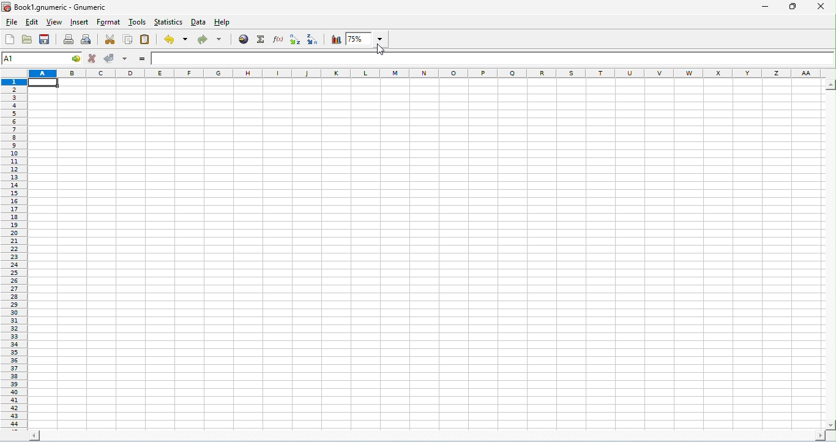  I want to click on insert, so click(80, 22).